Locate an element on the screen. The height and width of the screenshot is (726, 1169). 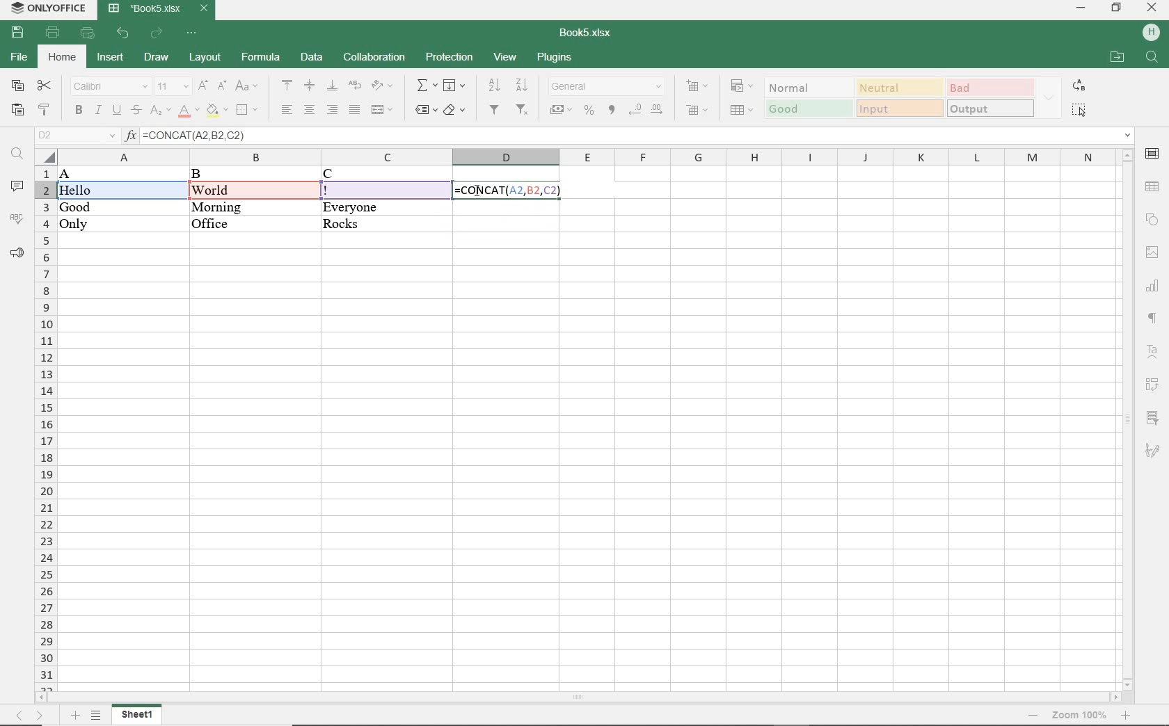
COMMENTS is located at coordinates (16, 188).